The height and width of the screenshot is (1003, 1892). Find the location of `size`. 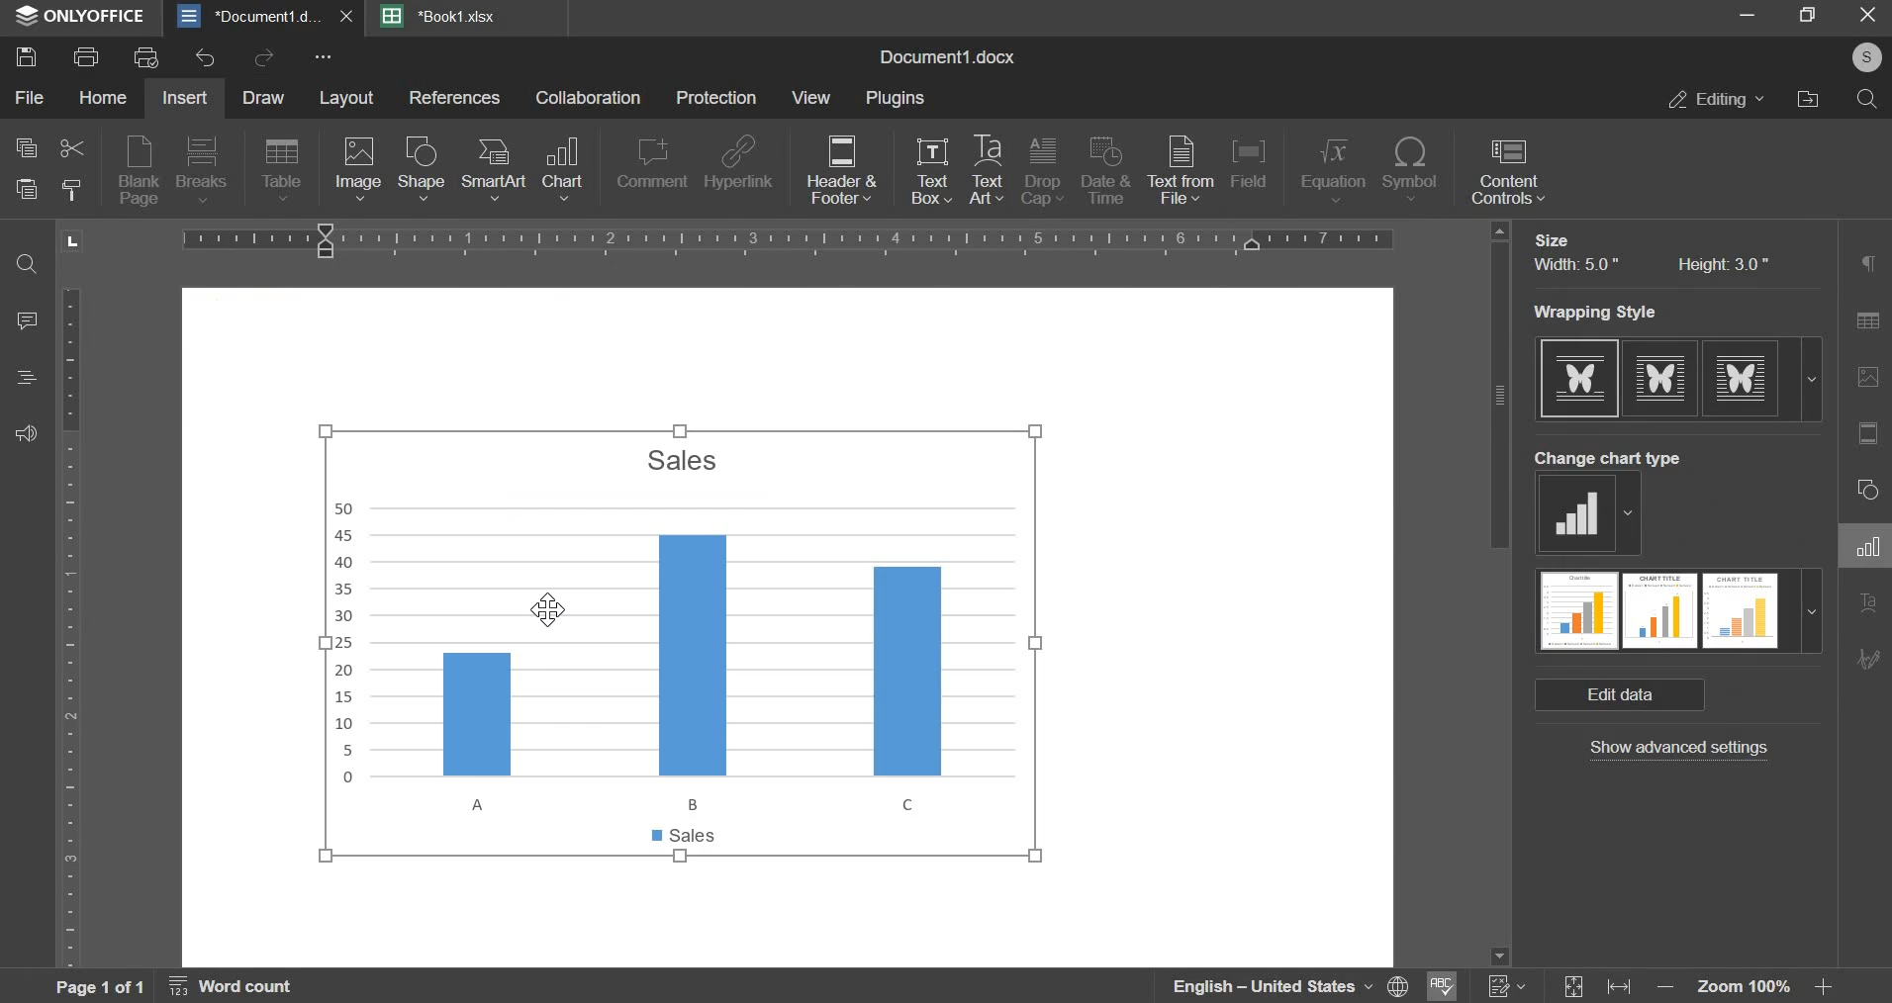

size is located at coordinates (1650, 265).